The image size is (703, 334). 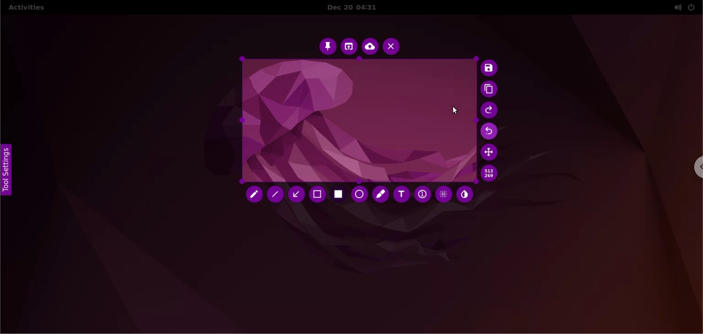 What do you see at coordinates (489, 111) in the screenshot?
I see `redo` at bounding box center [489, 111].